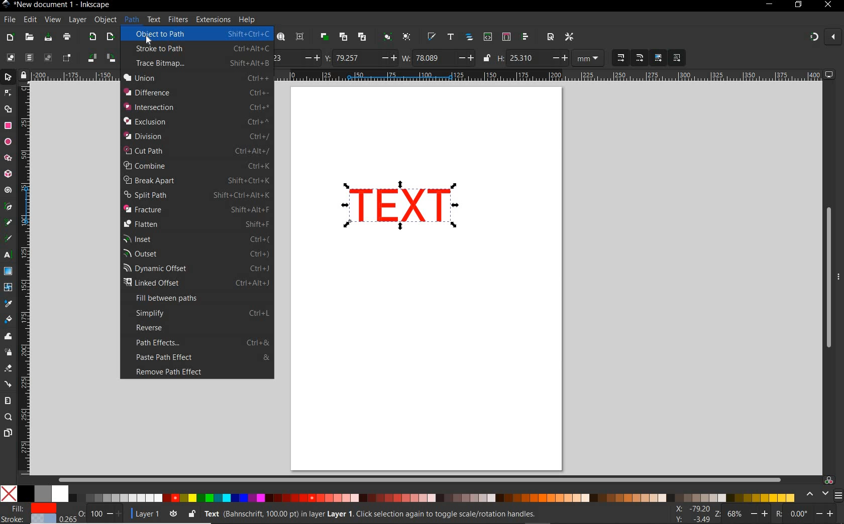 This screenshot has width=844, height=524. Describe the element at coordinates (431, 37) in the screenshot. I see `OPEN FILL AND STROKE` at that location.